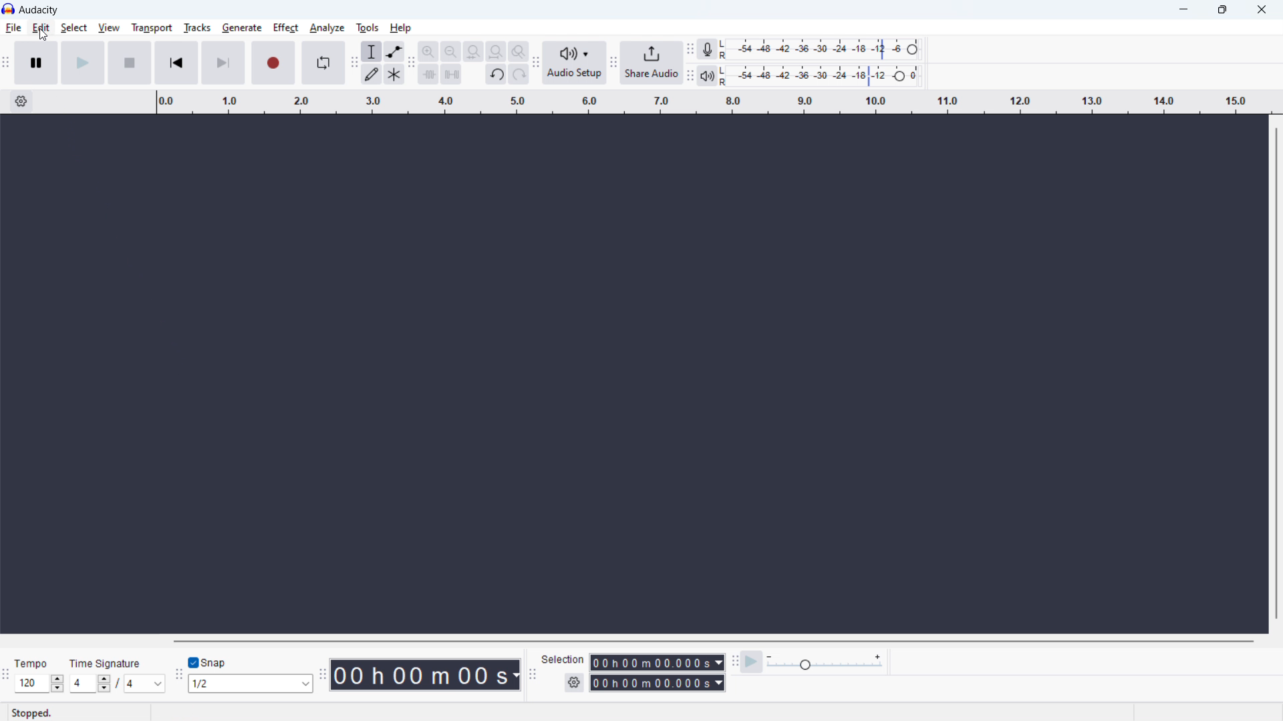 The width and height of the screenshot is (1283, 721). What do you see at coordinates (810, 49) in the screenshot?
I see `recording level` at bounding box center [810, 49].